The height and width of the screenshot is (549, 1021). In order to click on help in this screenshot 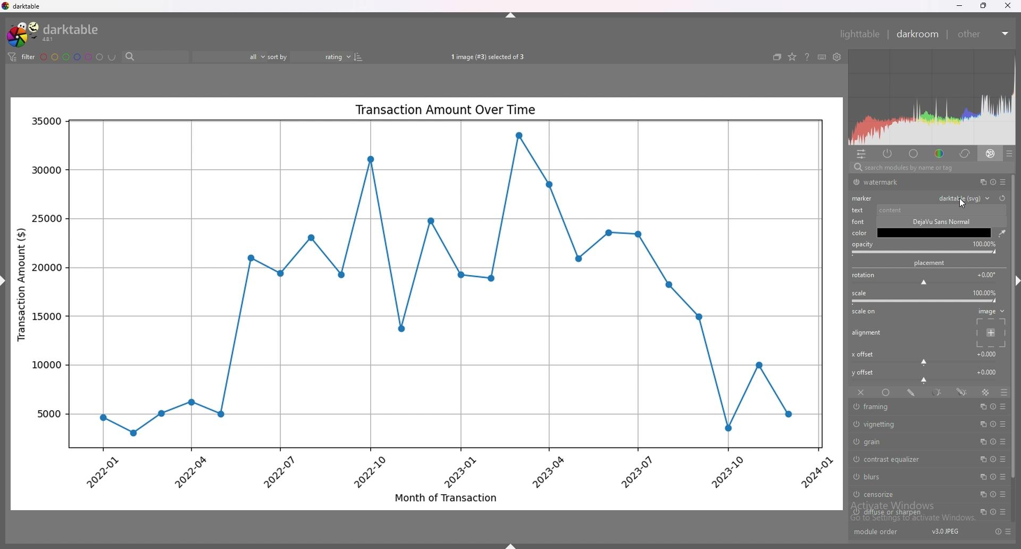, I will do `click(808, 57)`.